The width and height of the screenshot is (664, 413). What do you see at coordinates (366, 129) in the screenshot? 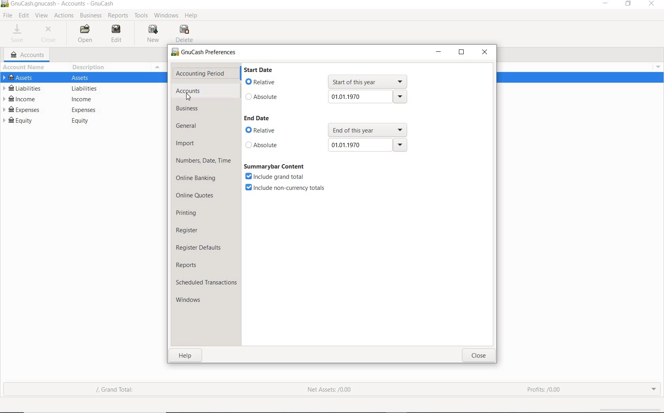
I see `` at bounding box center [366, 129].